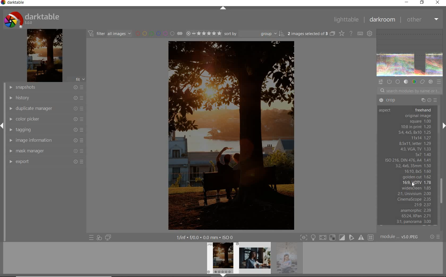  Describe the element at coordinates (431, 82) in the screenshot. I see `effect ` at that location.